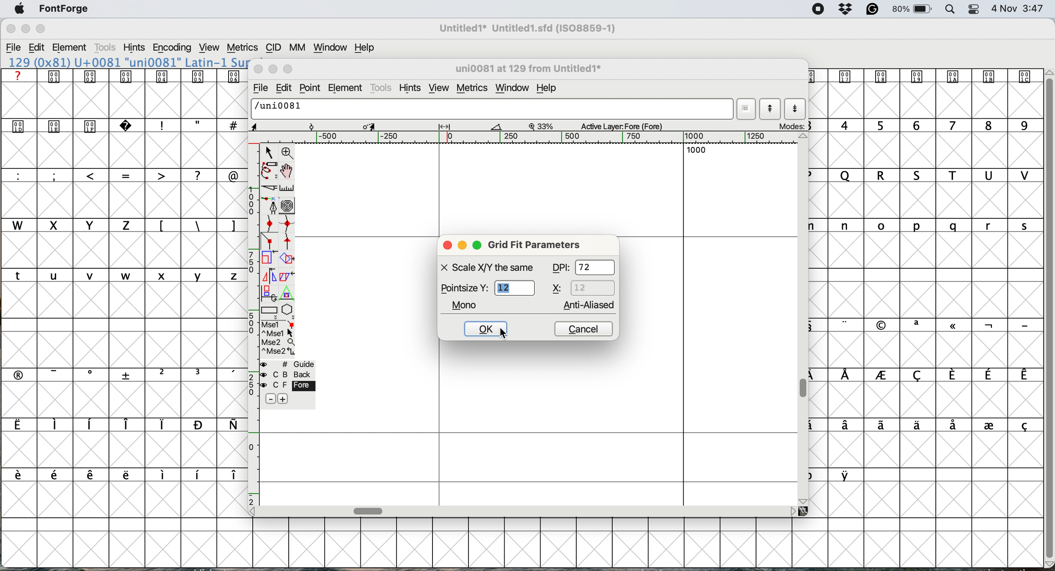 The image size is (1055, 571). I want to click on Close, so click(11, 29).